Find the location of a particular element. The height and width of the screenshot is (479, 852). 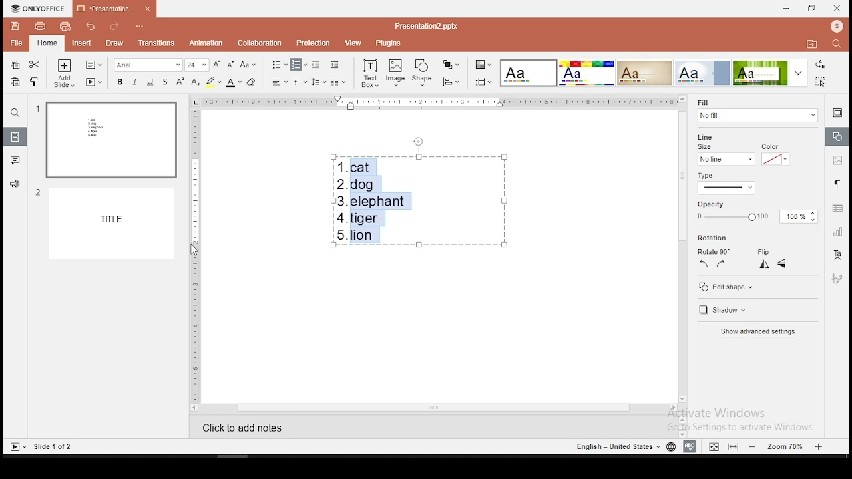

find is located at coordinates (16, 114).